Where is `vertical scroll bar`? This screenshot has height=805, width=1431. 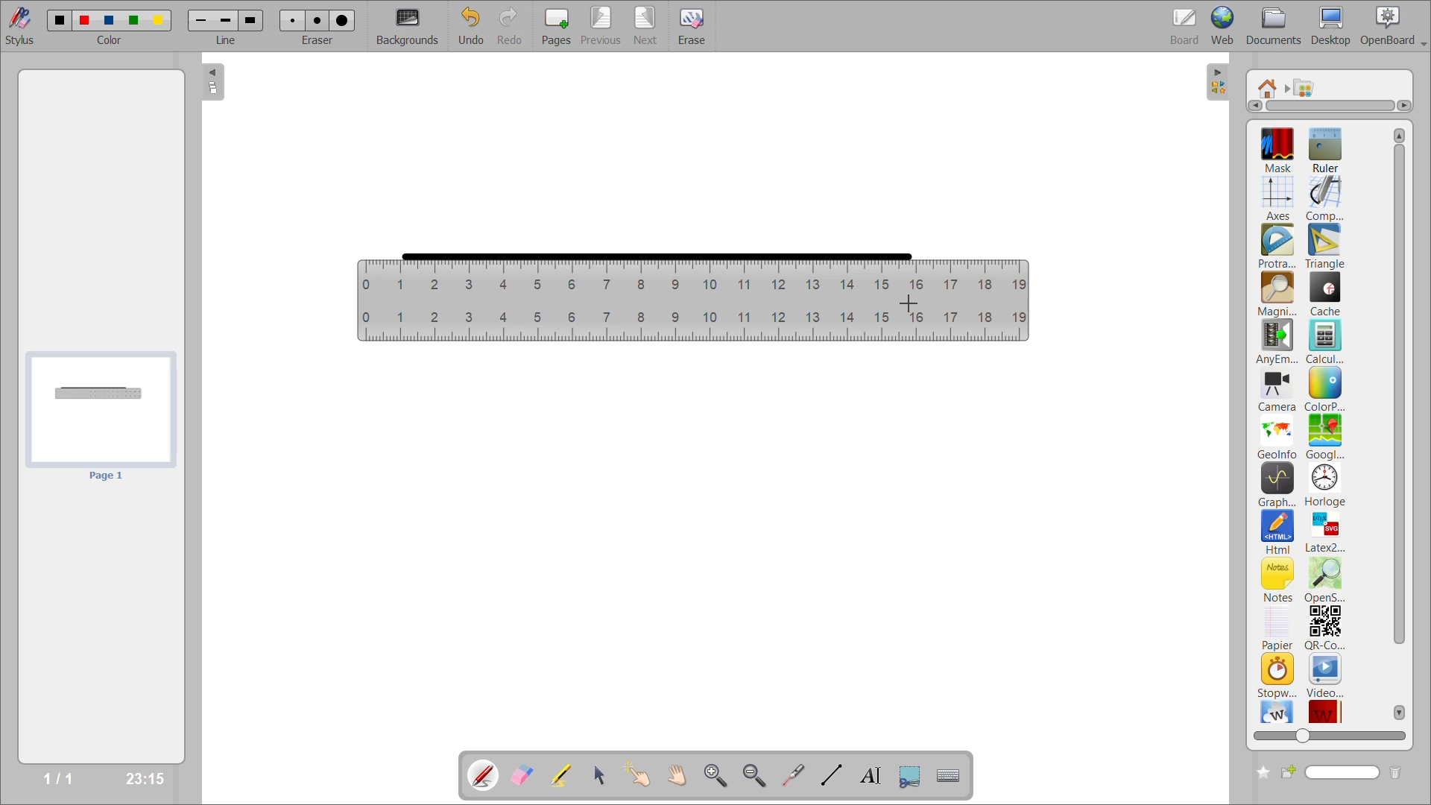
vertical scroll bar is located at coordinates (1402, 423).